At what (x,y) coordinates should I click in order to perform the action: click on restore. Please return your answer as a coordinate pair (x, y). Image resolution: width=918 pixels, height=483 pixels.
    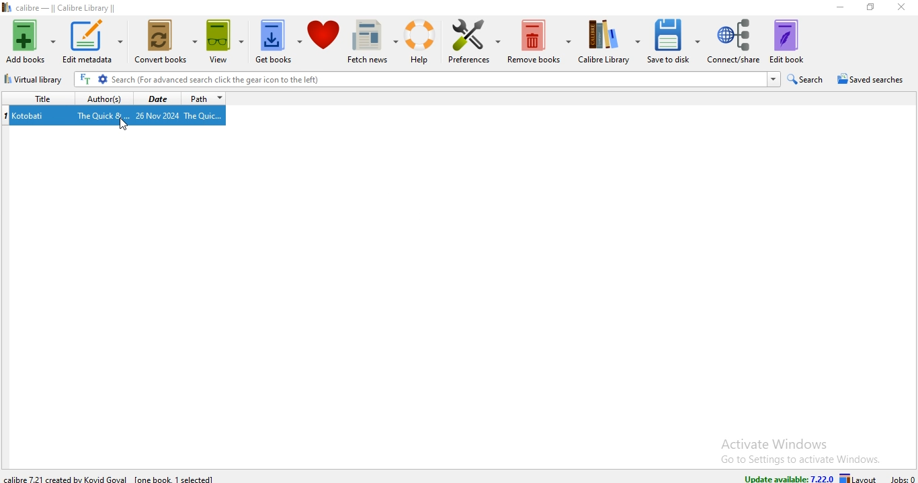
    Looking at the image, I should click on (868, 7).